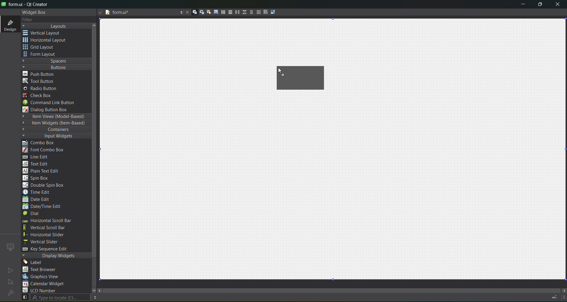 This screenshot has height=302, width=567. Describe the element at coordinates (53, 103) in the screenshot. I see `command` at that location.